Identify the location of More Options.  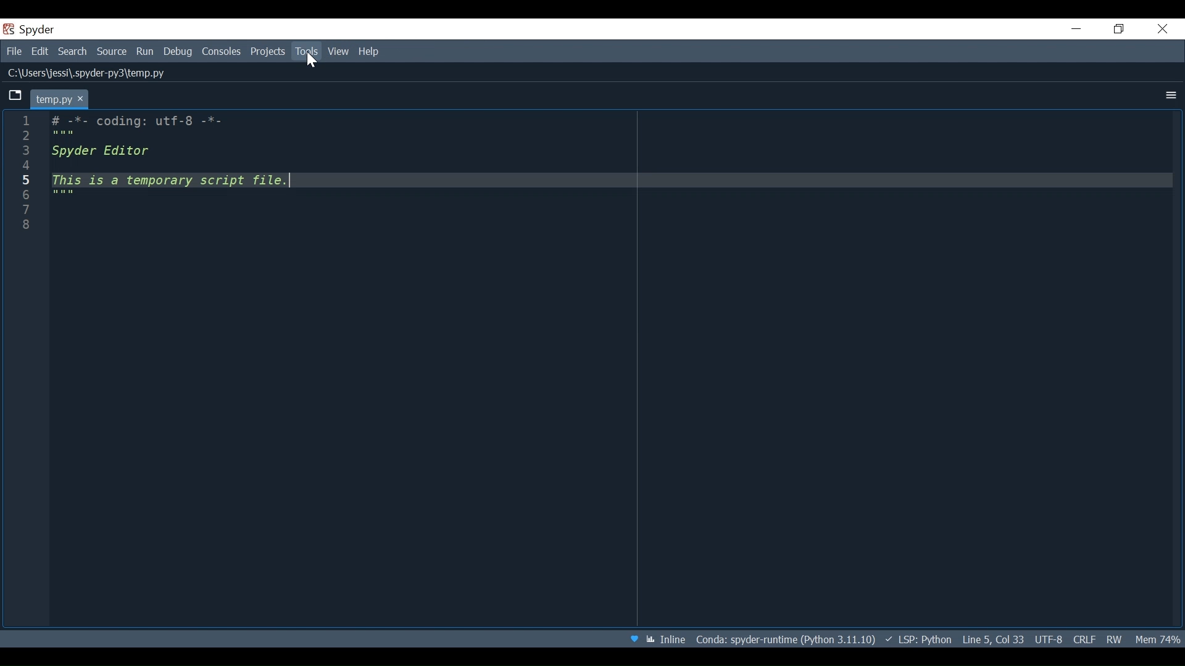
(1169, 95).